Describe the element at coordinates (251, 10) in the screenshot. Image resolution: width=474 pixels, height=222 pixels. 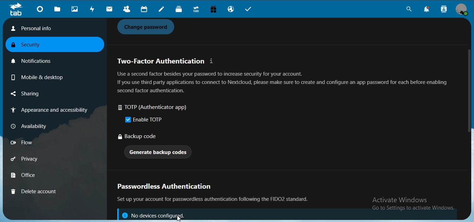
I see `tasks` at that location.